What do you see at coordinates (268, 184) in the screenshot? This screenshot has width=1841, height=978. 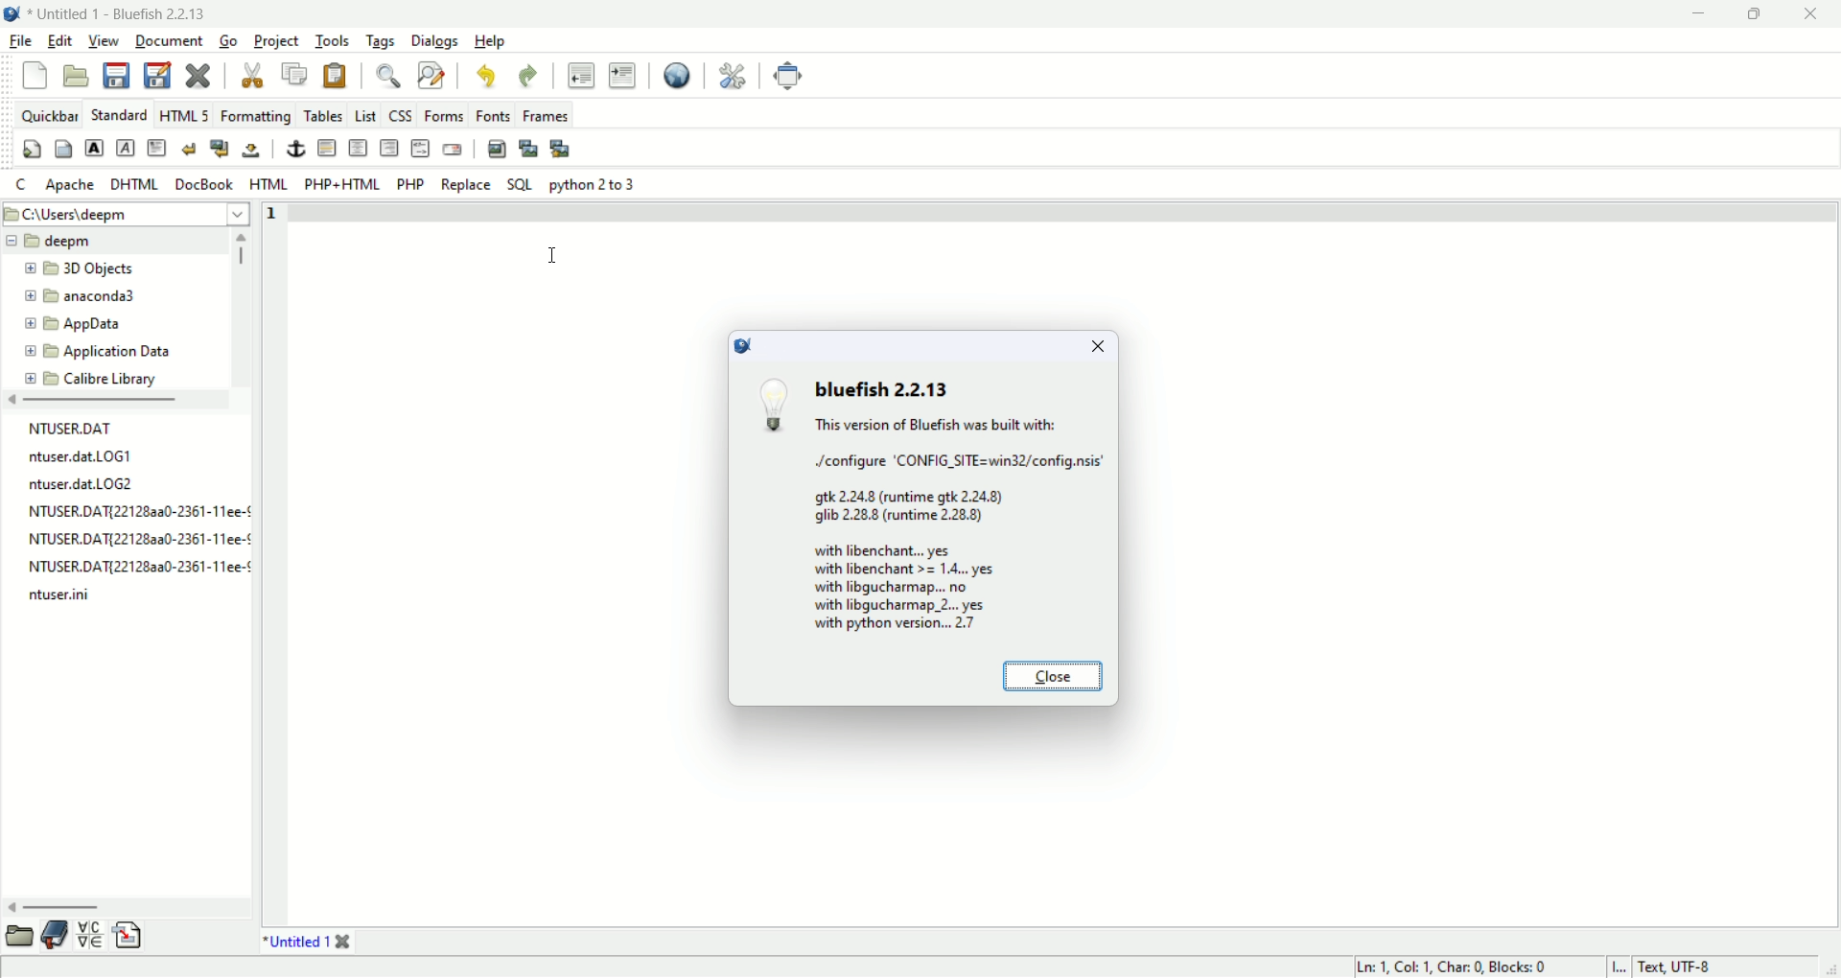 I see `HTML` at bounding box center [268, 184].